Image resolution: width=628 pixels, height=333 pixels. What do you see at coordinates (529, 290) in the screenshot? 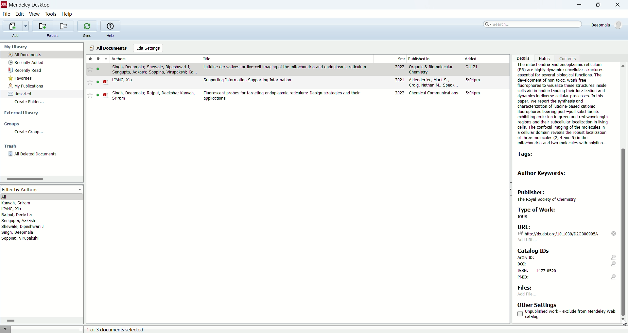
I see `Files: add file` at bounding box center [529, 290].